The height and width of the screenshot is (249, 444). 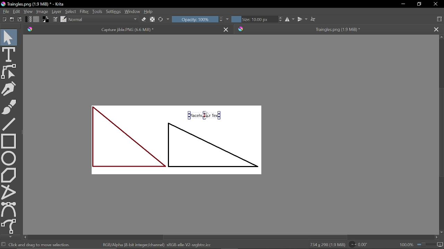 What do you see at coordinates (19, 20) in the screenshot?
I see `Save` at bounding box center [19, 20].